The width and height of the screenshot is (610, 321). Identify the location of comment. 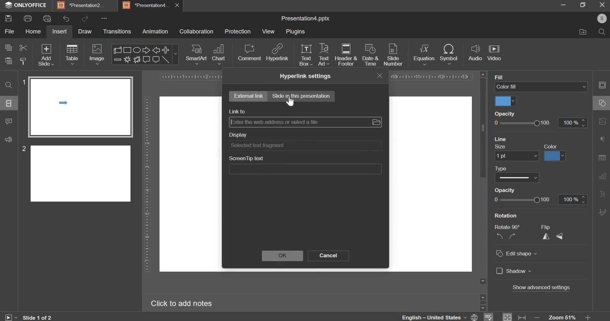
(9, 124).